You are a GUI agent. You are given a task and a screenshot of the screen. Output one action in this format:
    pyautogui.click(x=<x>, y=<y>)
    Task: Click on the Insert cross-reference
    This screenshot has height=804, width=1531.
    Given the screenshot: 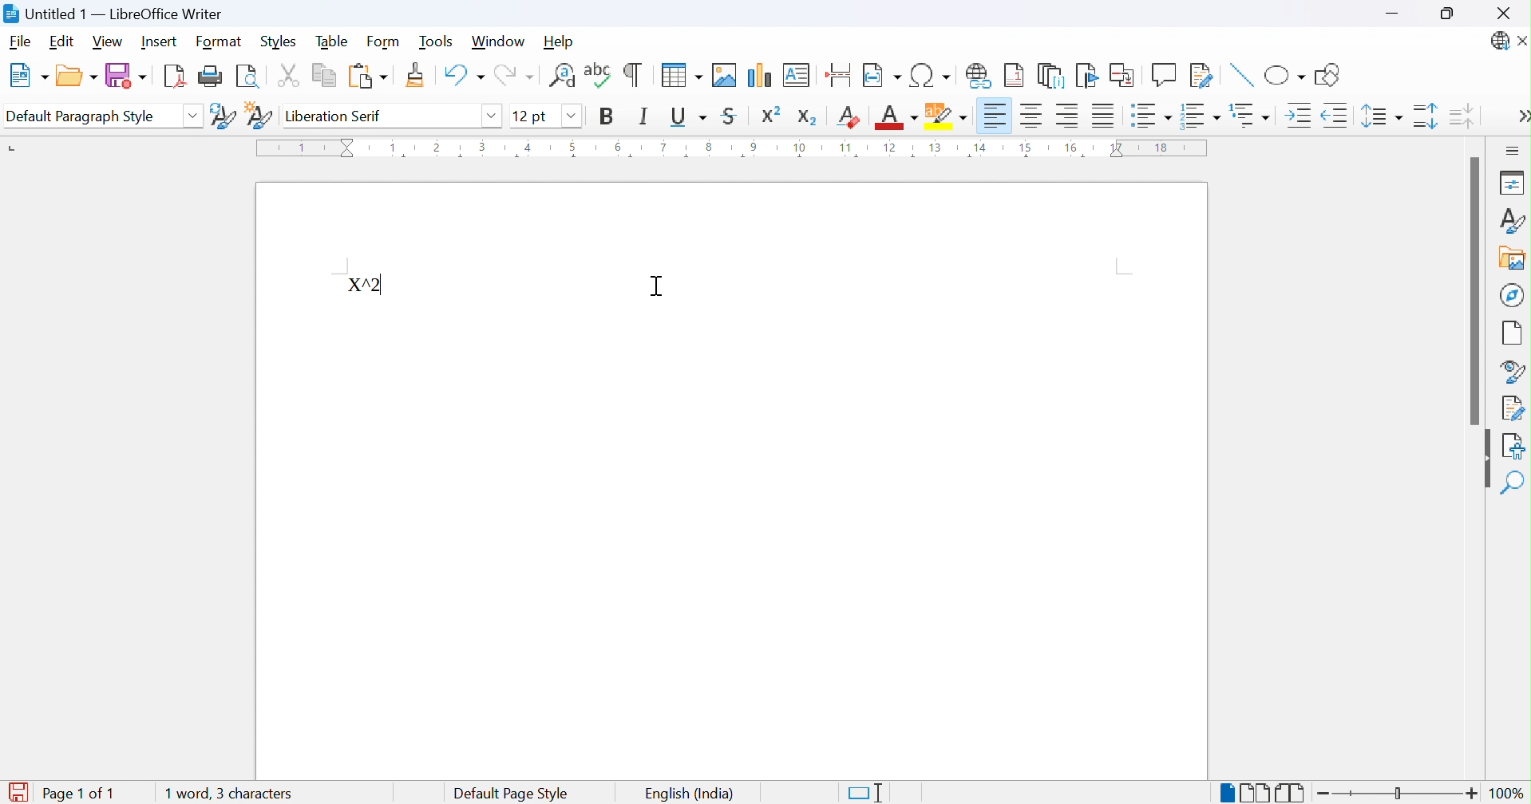 What is the action you would take?
    pyautogui.click(x=1122, y=77)
    